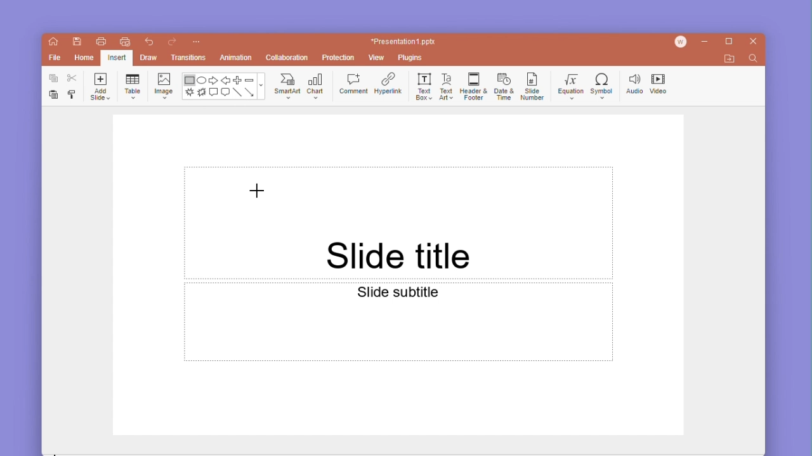 The image size is (812, 456). Describe the element at coordinates (70, 79) in the screenshot. I see `cut` at that location.